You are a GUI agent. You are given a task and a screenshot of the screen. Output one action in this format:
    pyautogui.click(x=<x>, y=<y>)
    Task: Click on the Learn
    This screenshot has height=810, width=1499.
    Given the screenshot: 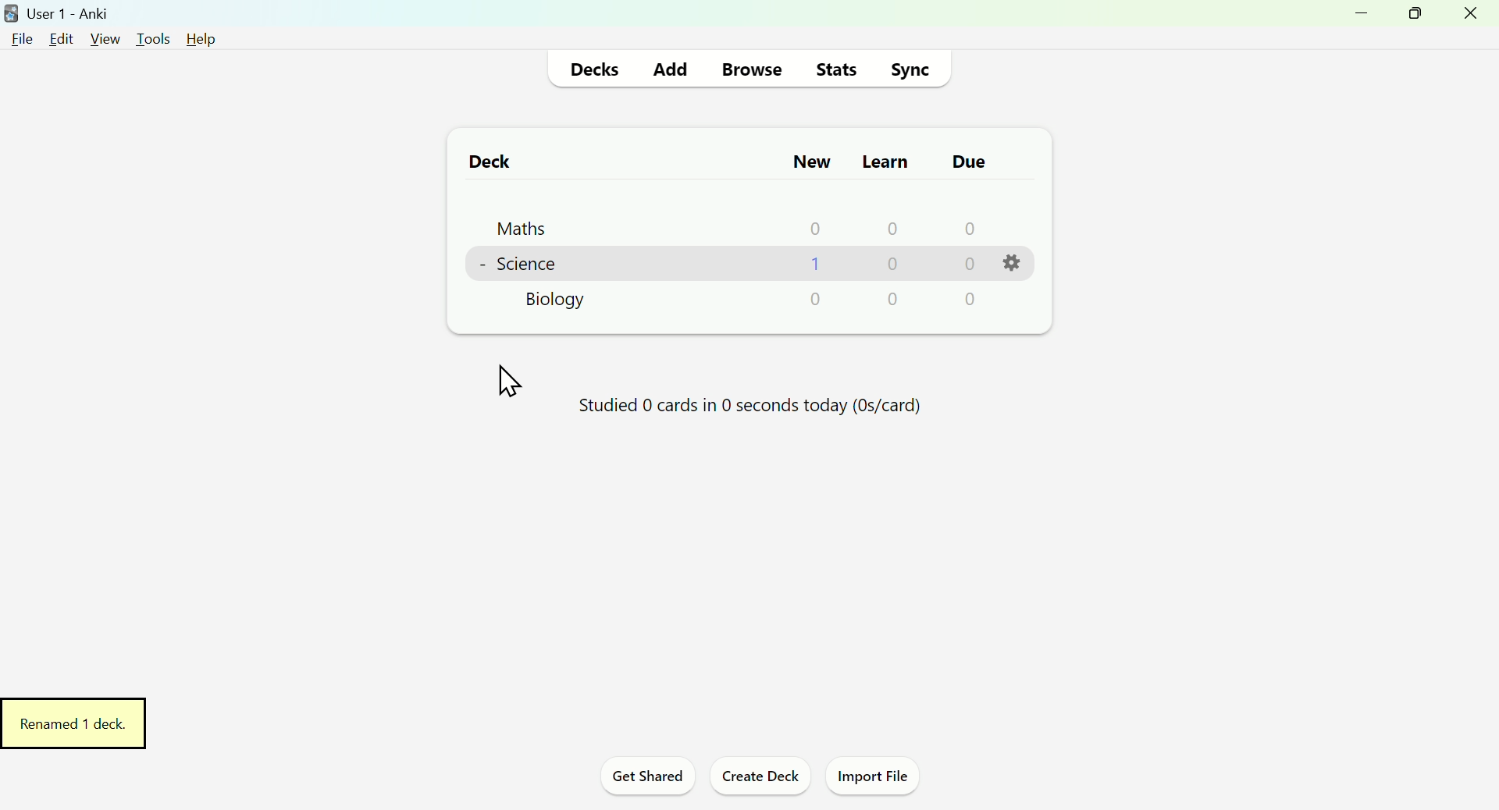 What is the action you would take?
    pyautogui.click(x=884, y=158)
    